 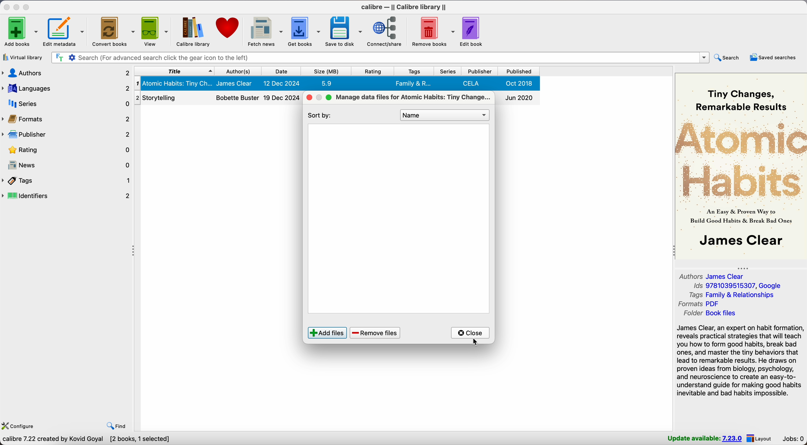 I want to click on close Calibre, so click(x=6, y=6).